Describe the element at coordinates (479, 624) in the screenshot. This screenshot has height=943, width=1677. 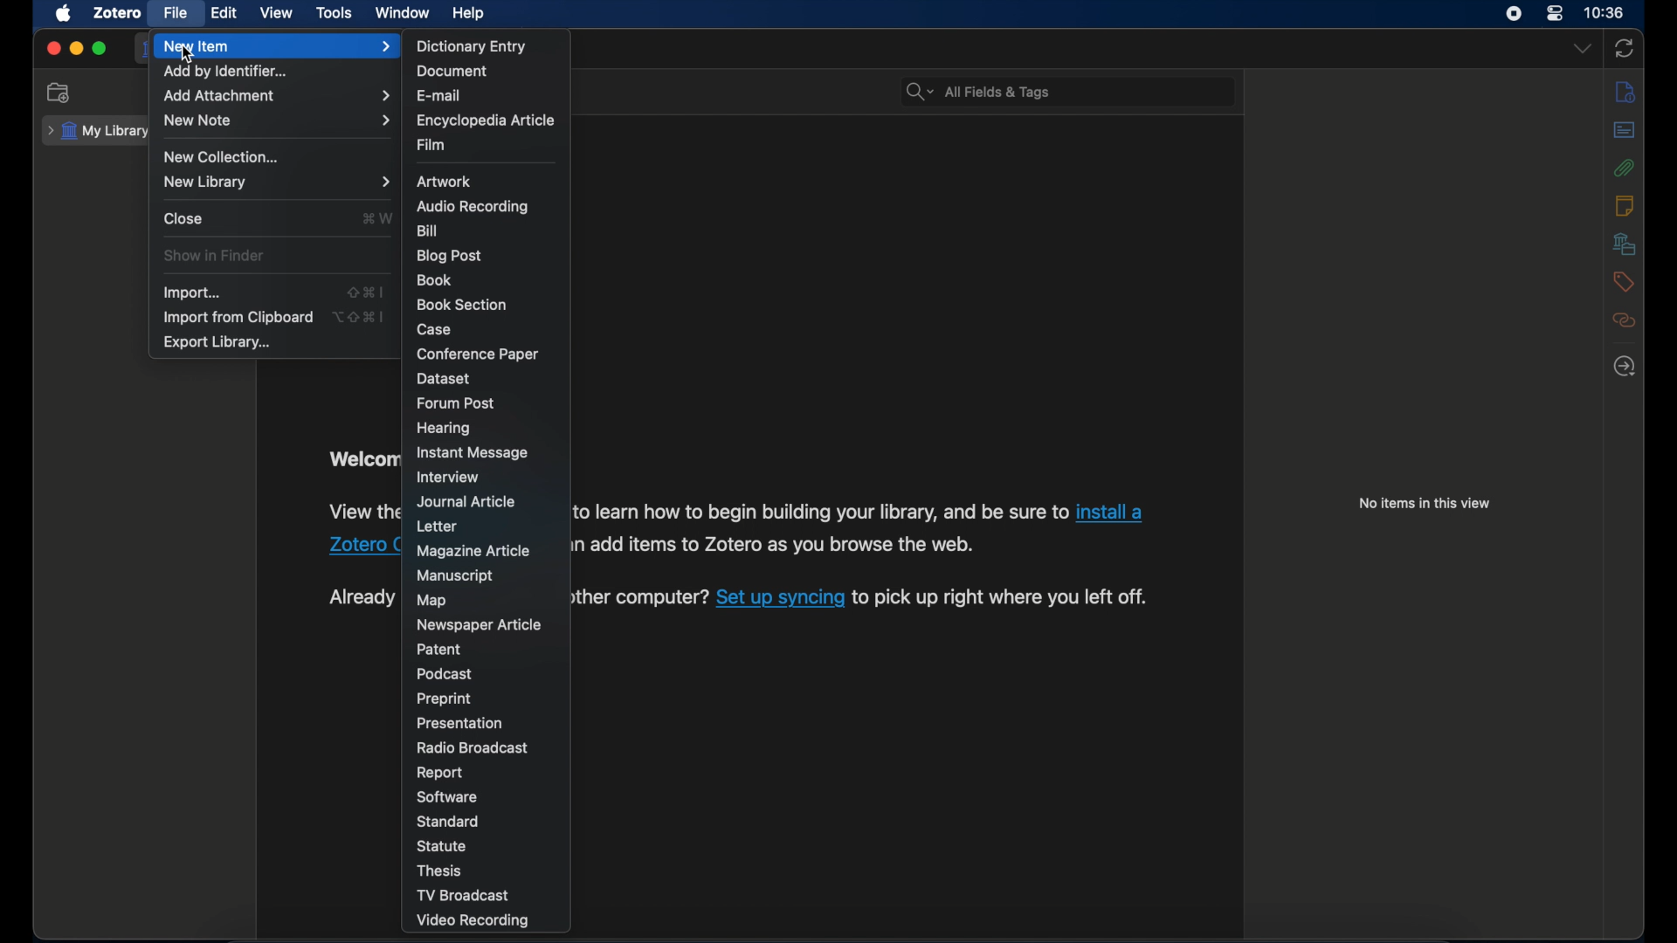
I see `newspaper article` at that location.